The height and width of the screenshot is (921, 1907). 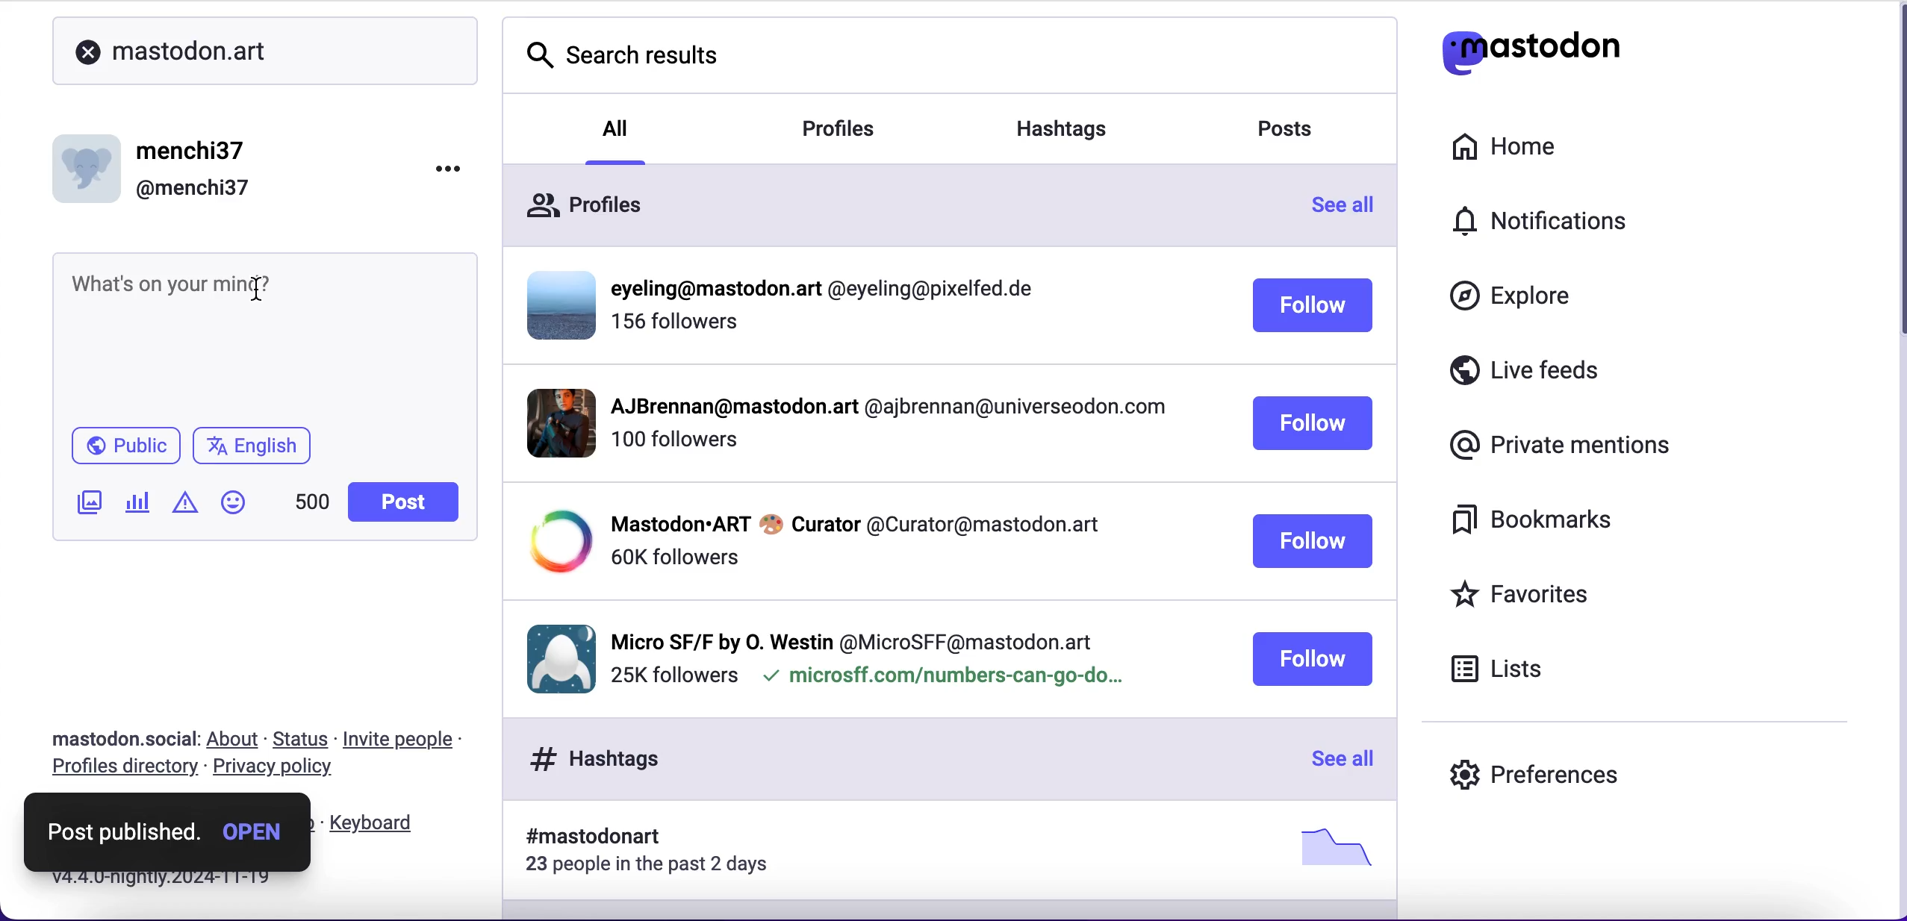 I want to click on follow, so click(x=1313, y=542).